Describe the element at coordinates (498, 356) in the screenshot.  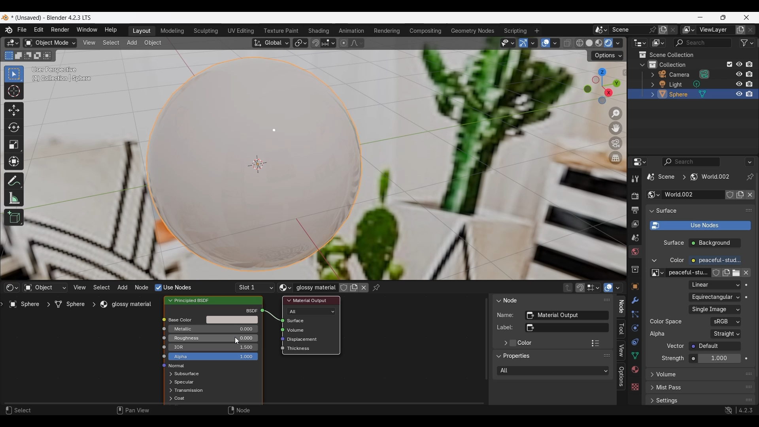
I see `Collapse` at that location.